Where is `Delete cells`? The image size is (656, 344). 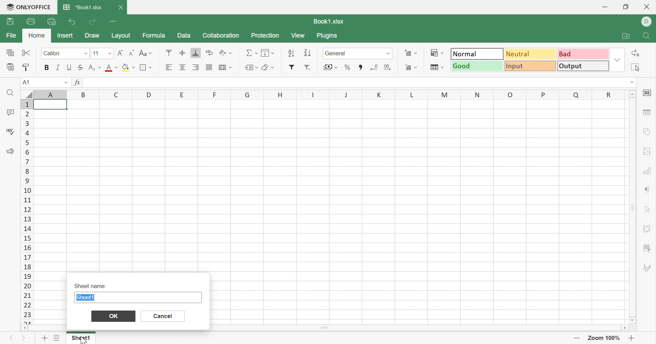
Delete cells is located at coordinates (410, 68).